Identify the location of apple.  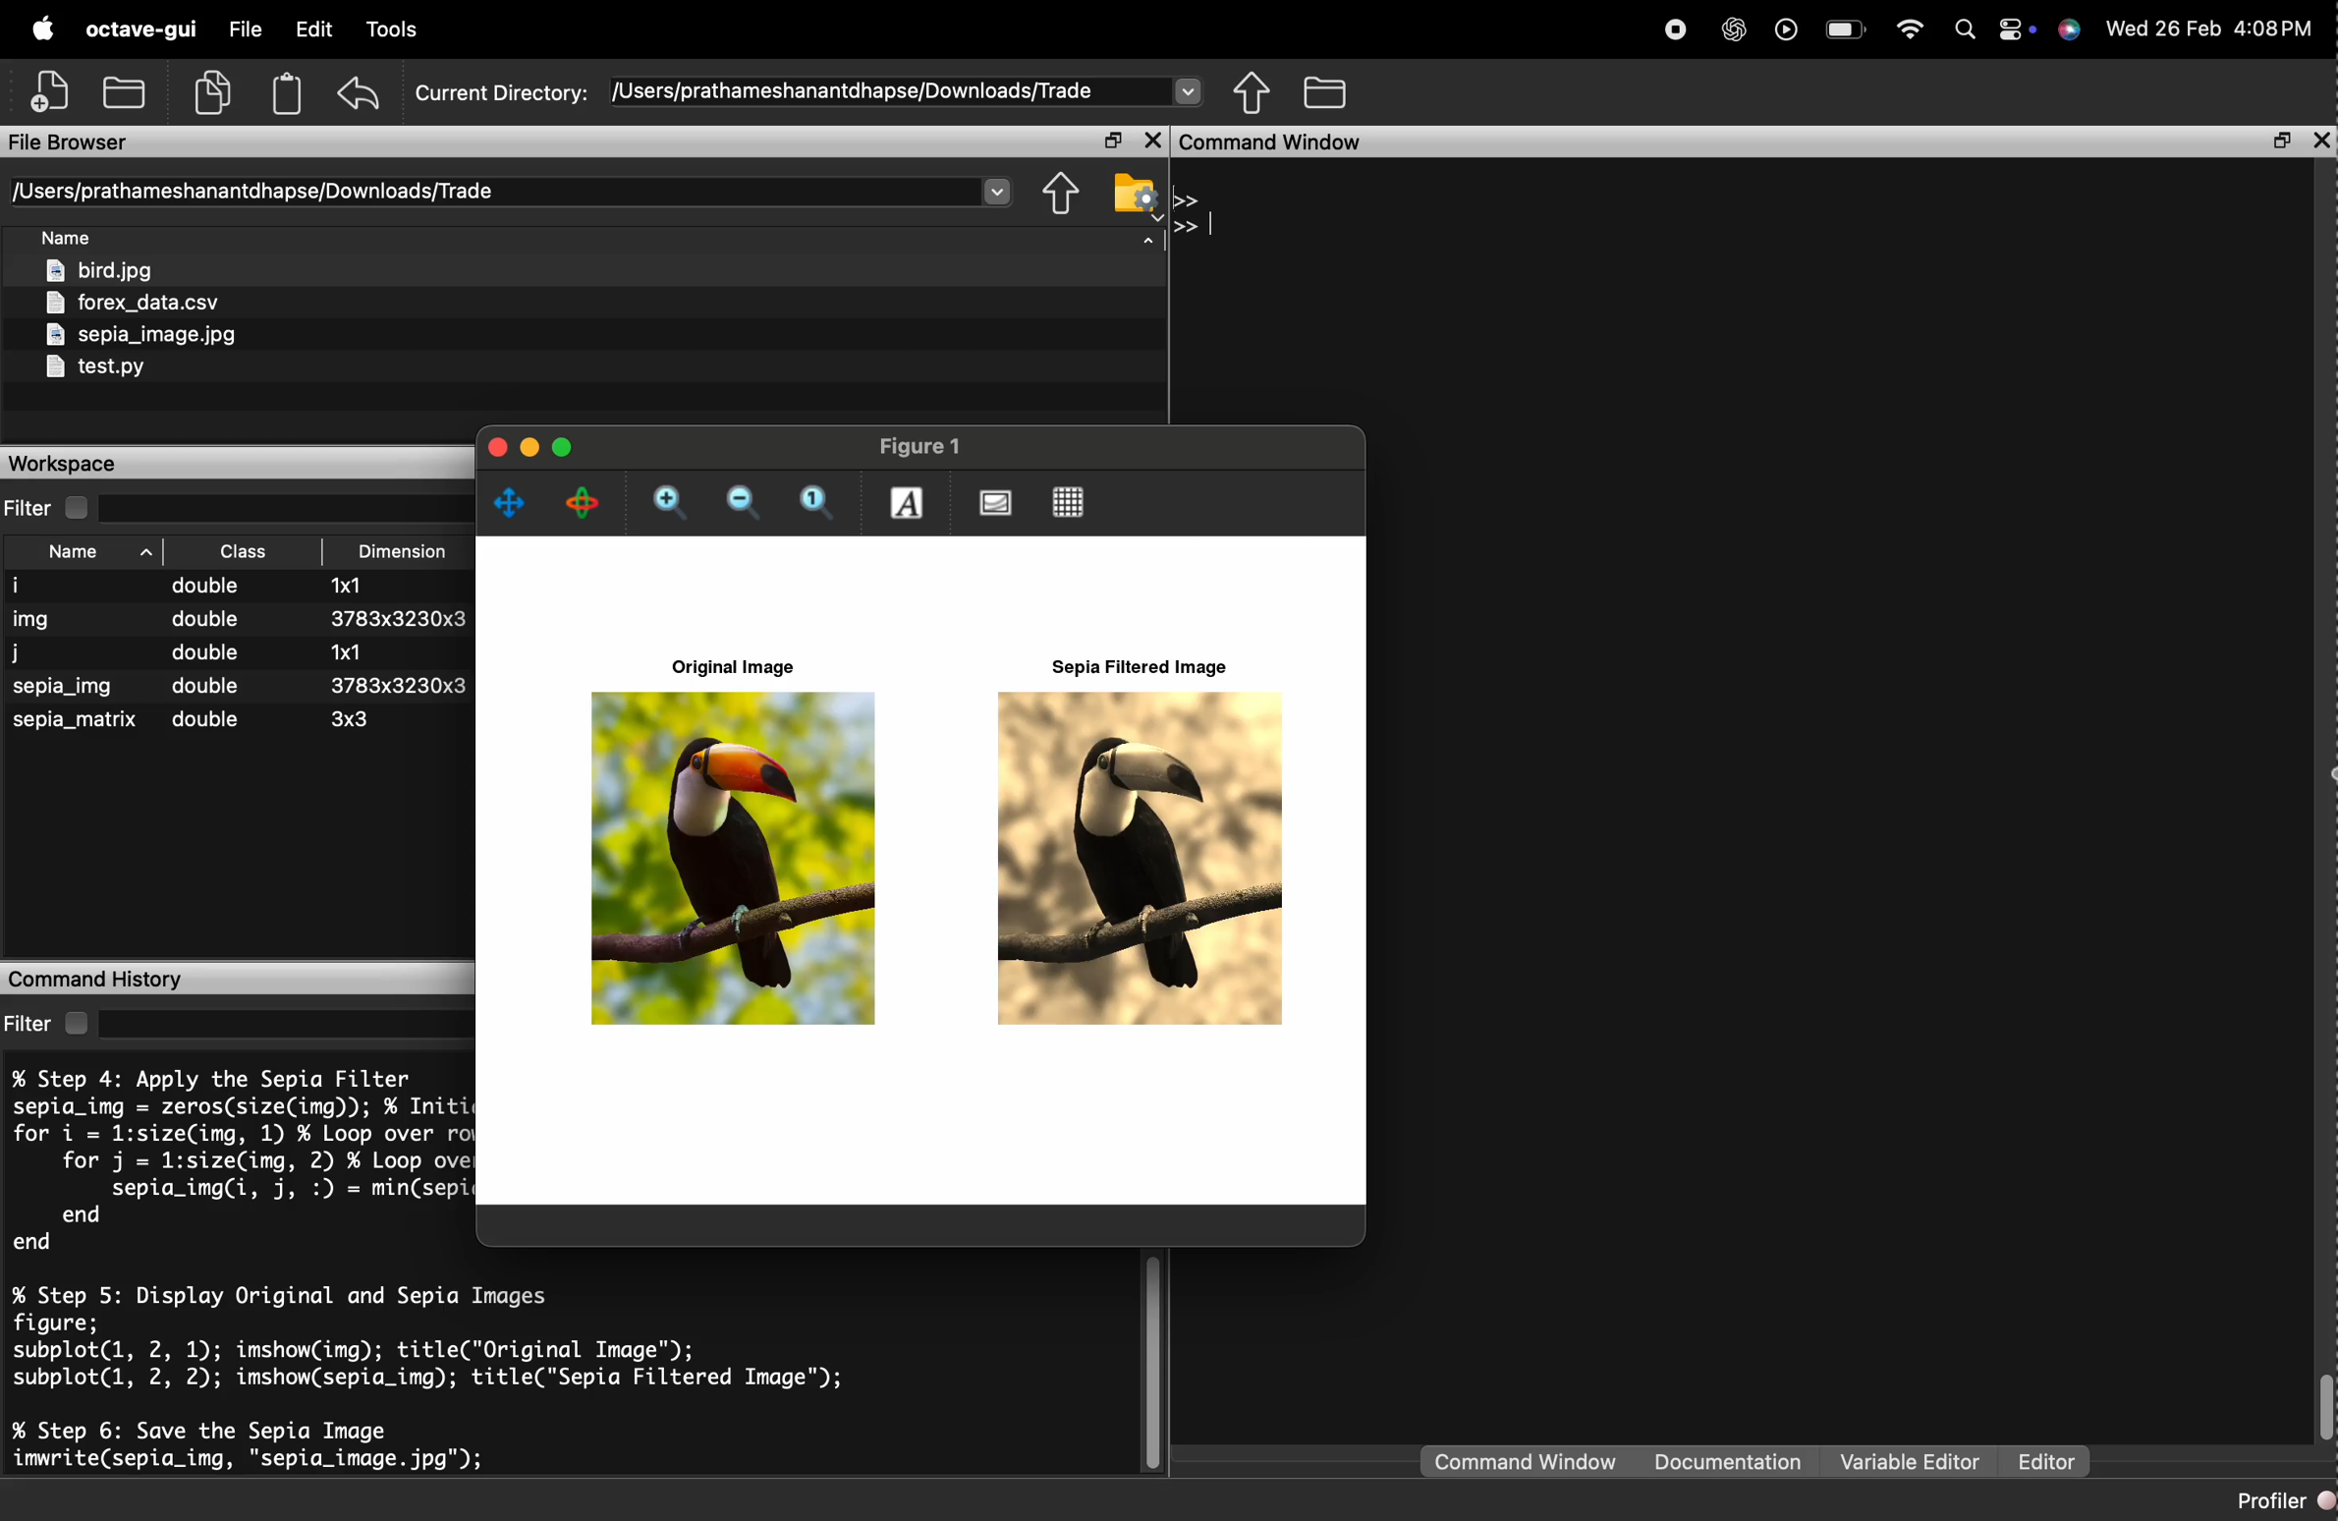
(43, 28).